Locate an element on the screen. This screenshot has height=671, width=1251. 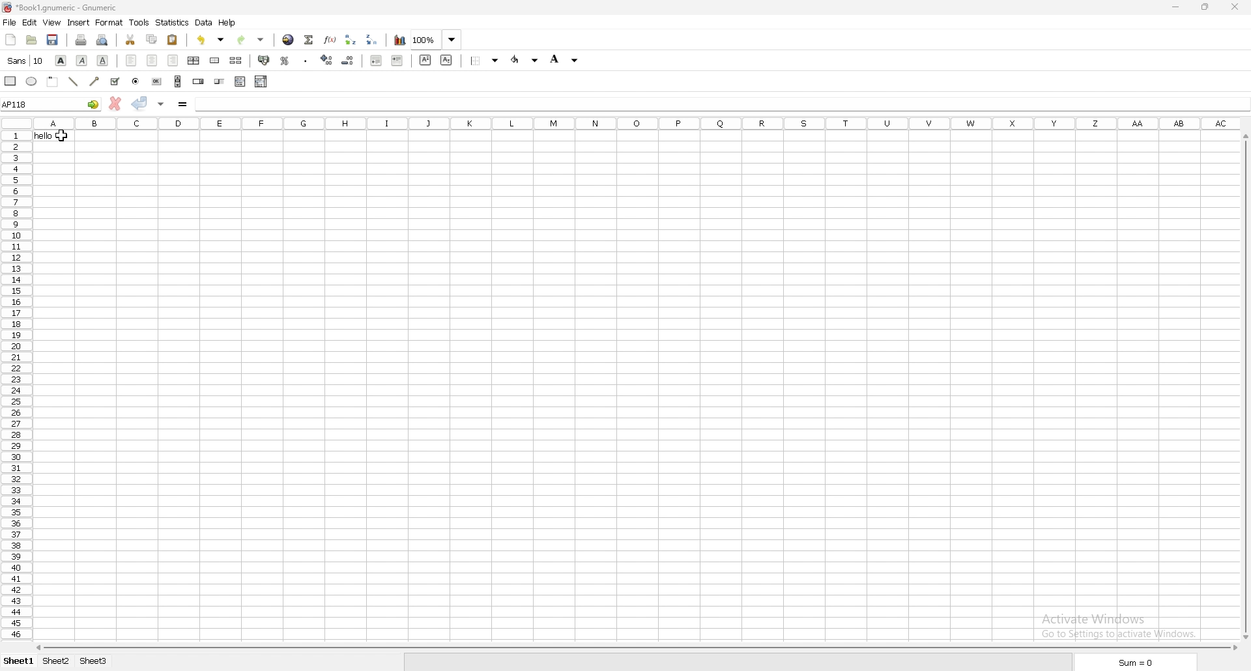
left align is located at coordinates (133, 60).